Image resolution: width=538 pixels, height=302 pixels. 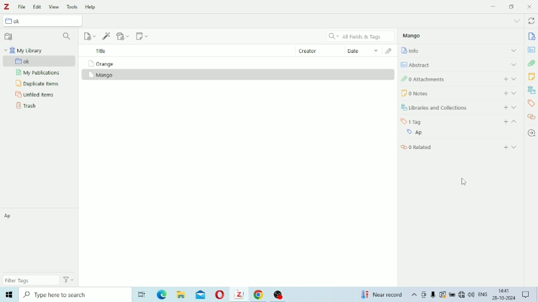 I want to click on Date, so click(x=363, y=51).